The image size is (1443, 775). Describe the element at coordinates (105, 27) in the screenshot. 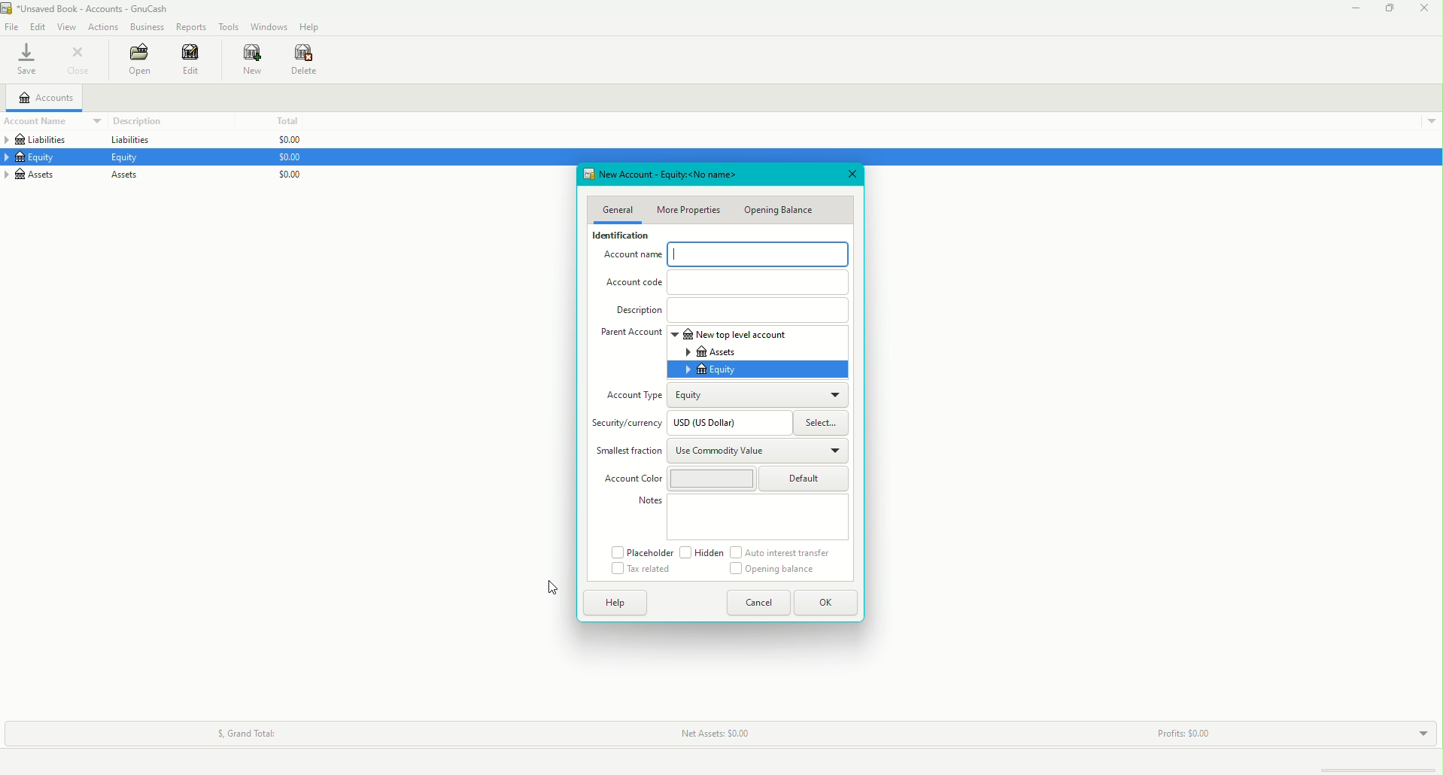

I see `Actions` at that location.